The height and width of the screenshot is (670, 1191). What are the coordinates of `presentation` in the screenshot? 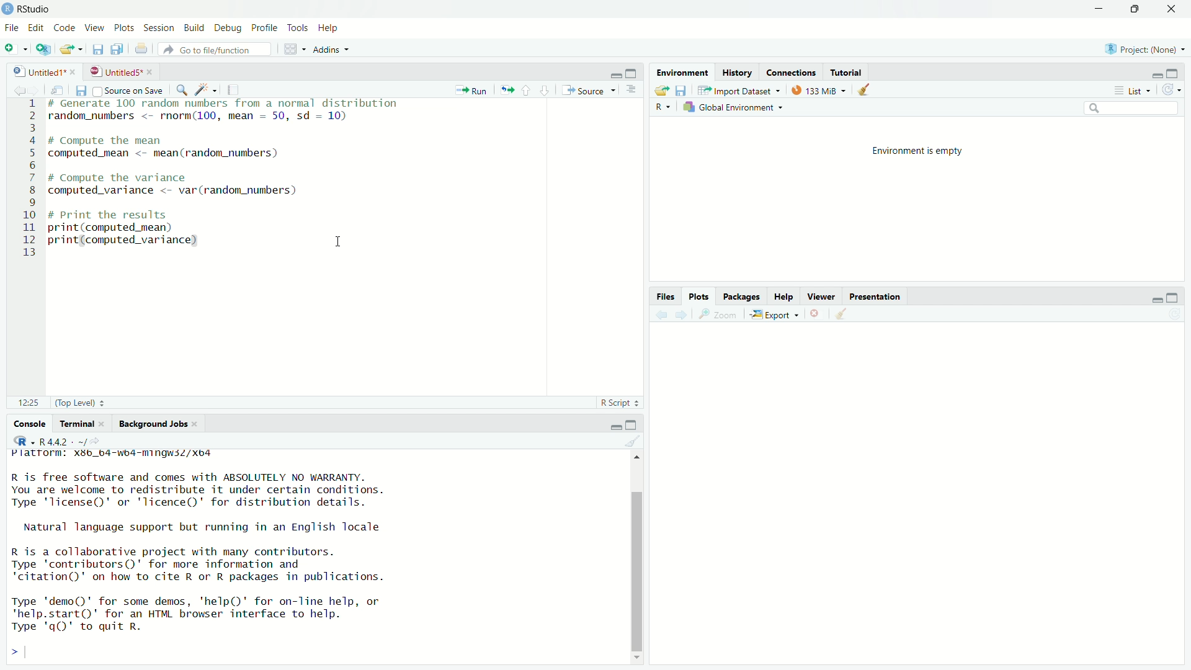 It's located at (878, 295).